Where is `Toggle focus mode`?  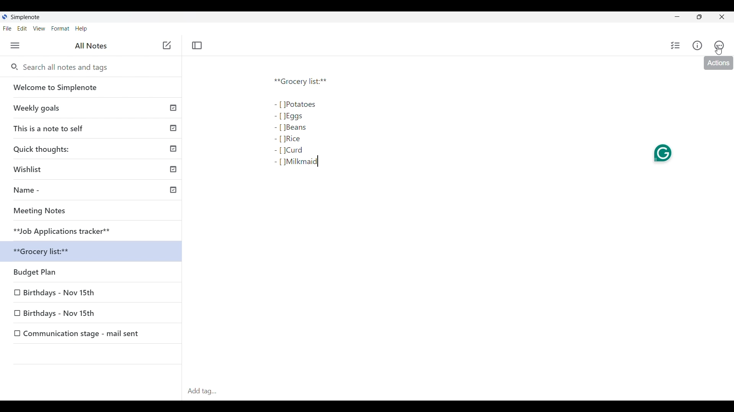 Toggle focus mode is located at coordinates (197, 45).